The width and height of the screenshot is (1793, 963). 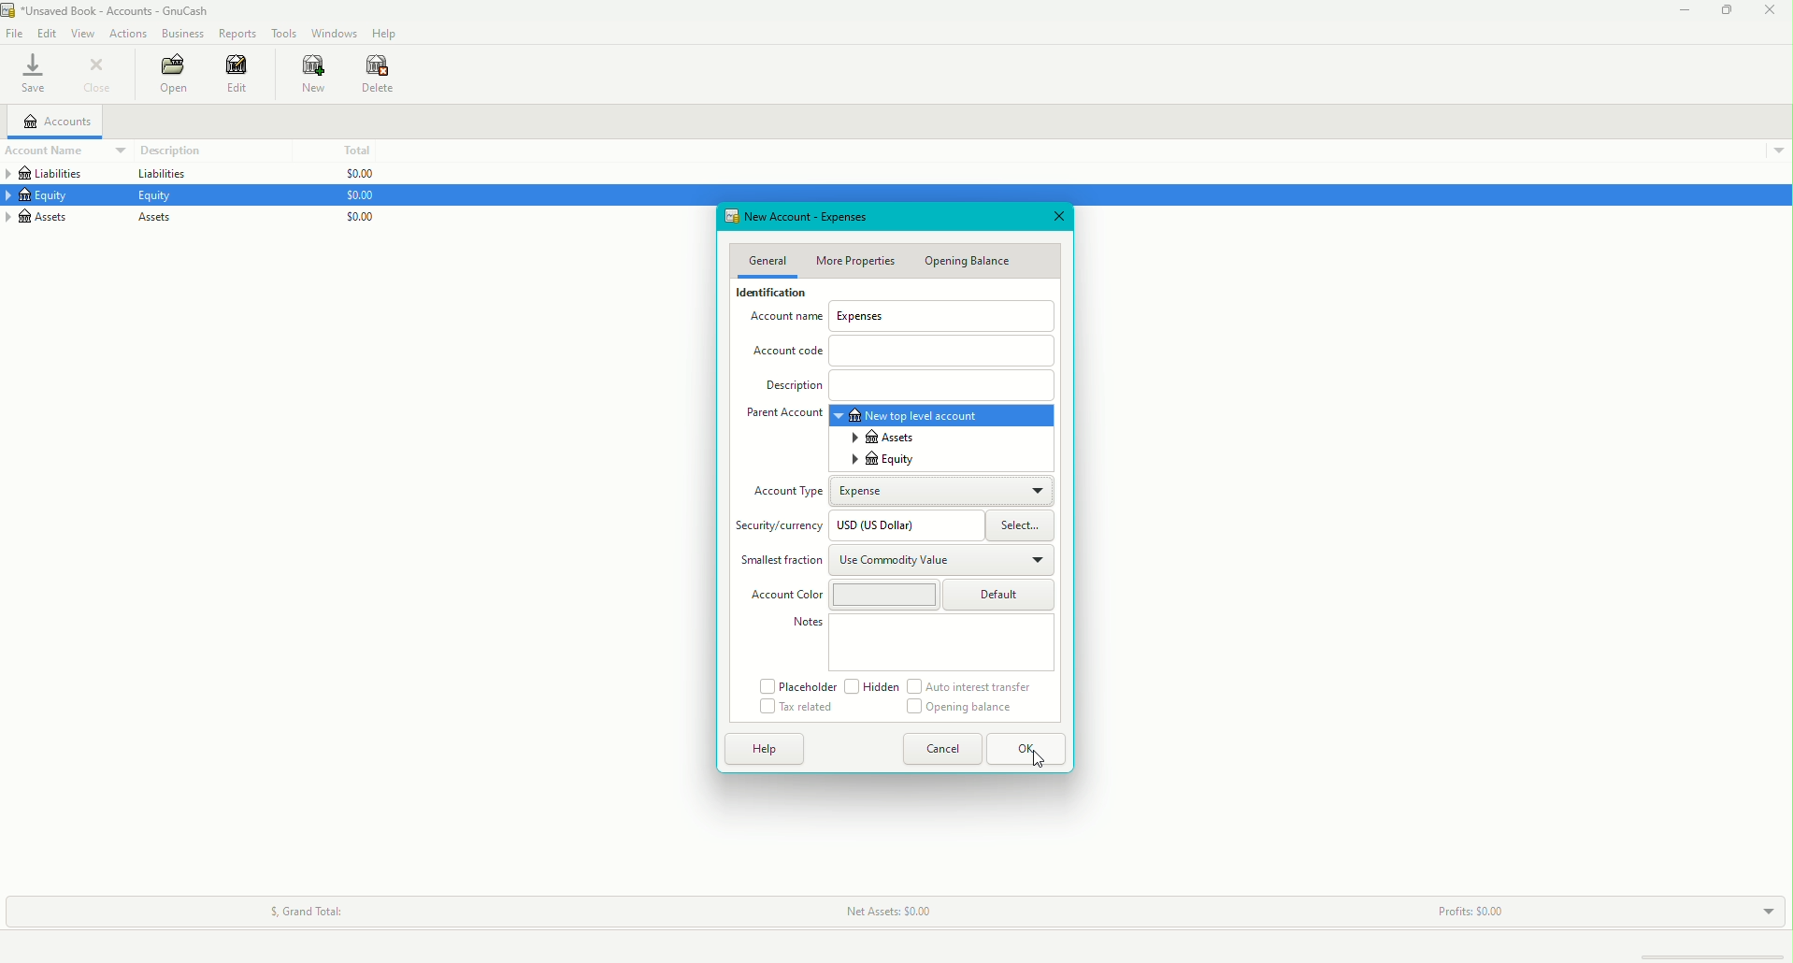 I want to click on Asset, so click(x=853, y=384).